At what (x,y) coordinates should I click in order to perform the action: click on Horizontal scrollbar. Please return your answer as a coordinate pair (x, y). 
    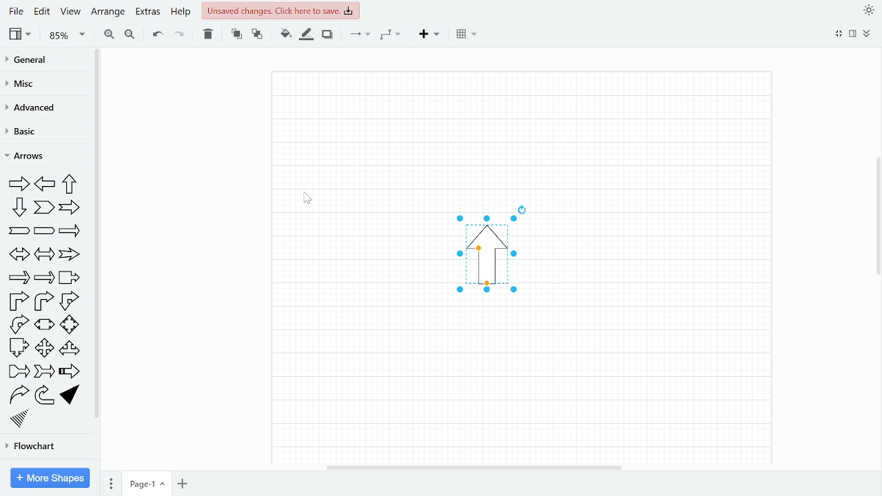
    Looking at the image, I should click on (475, 468).